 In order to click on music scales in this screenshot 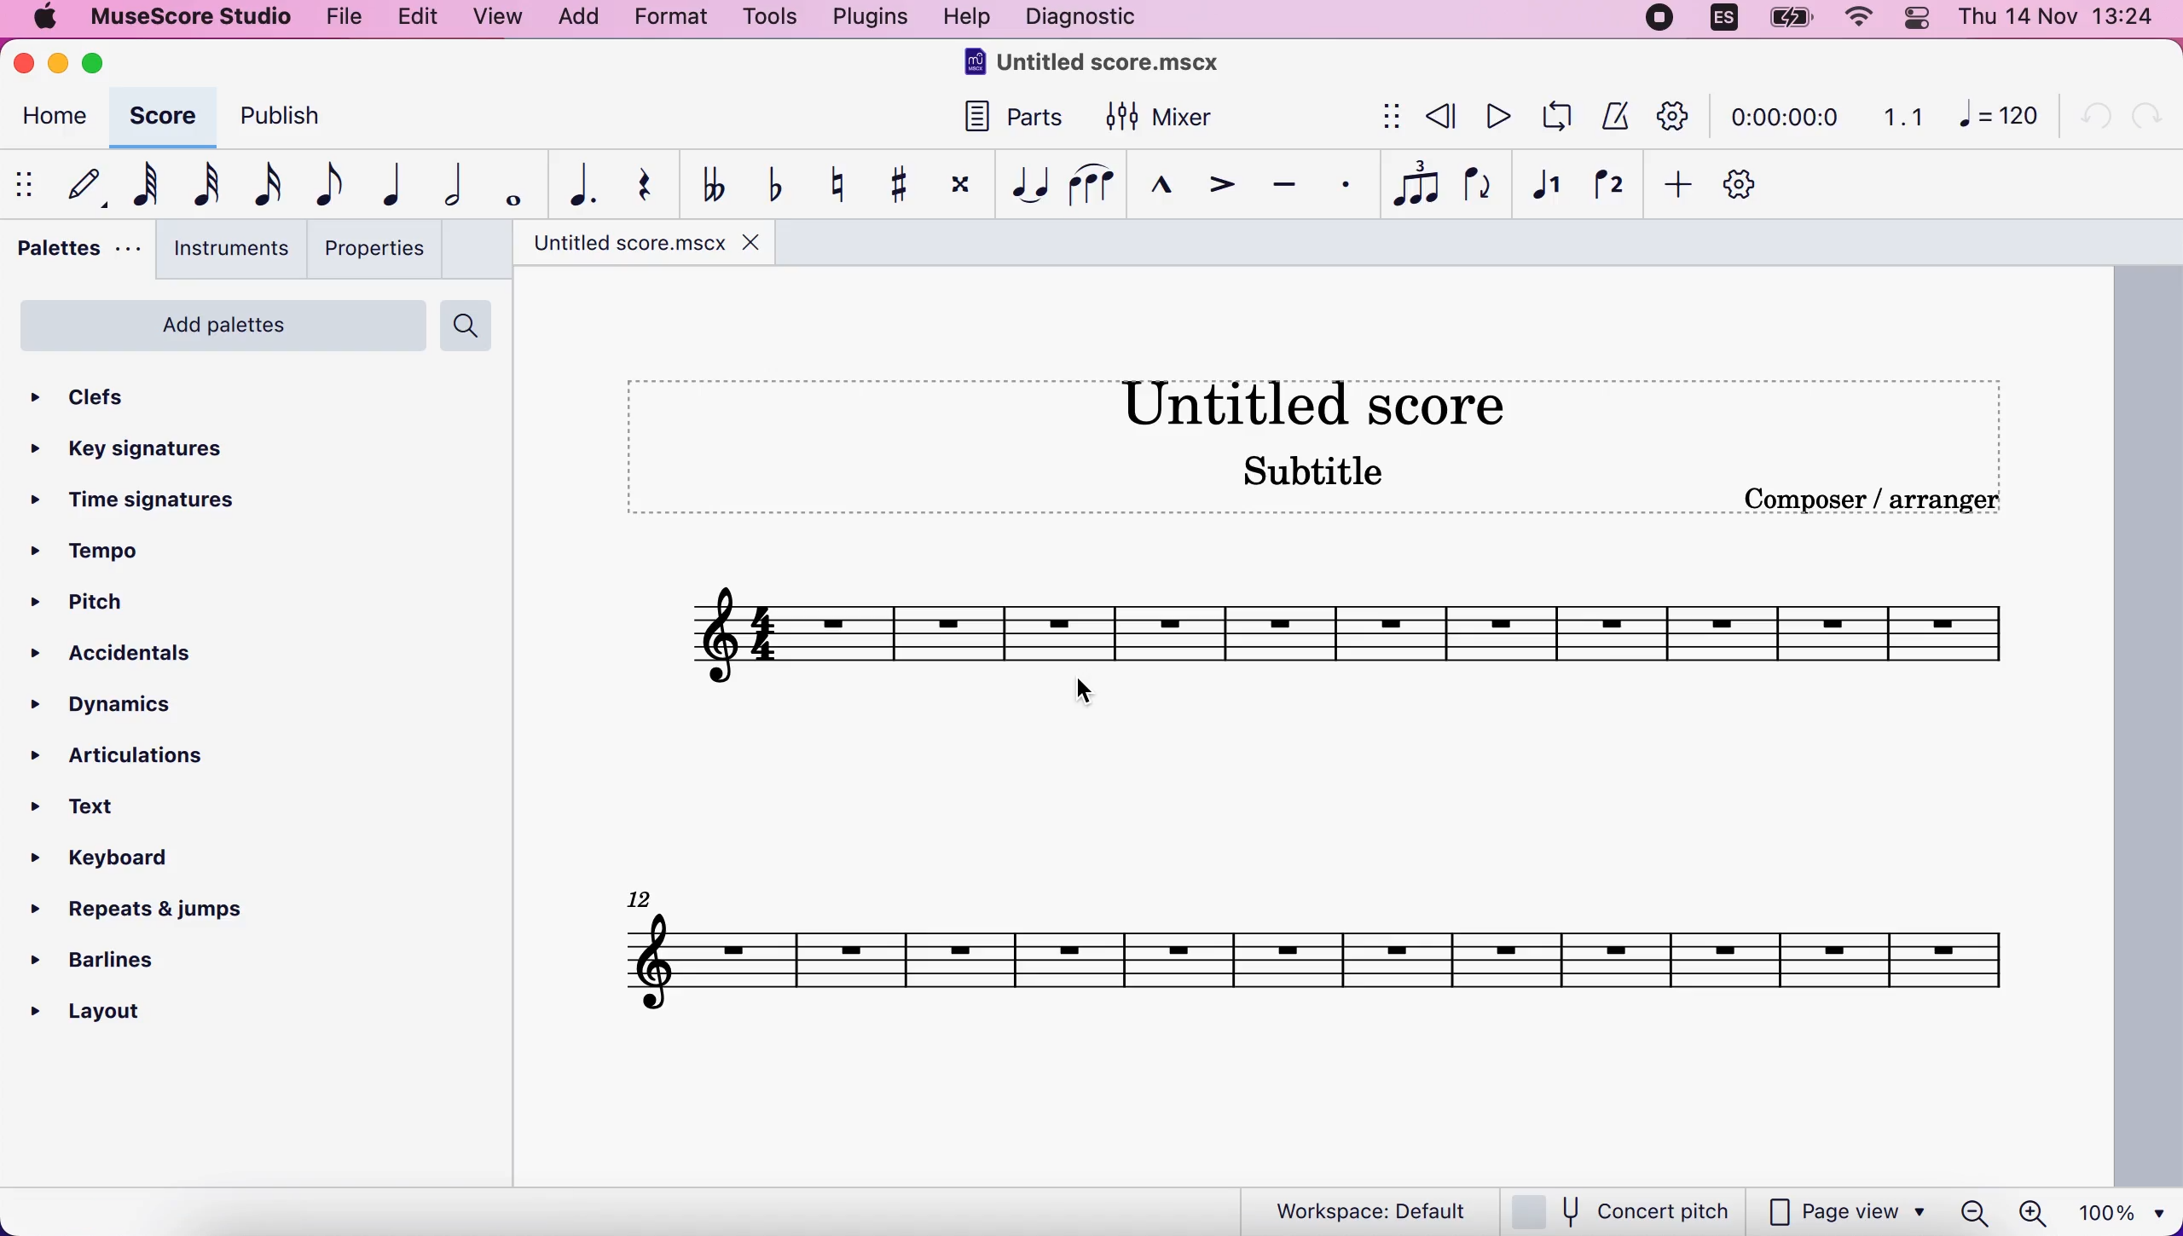, I will do `click(1309, 626)`.